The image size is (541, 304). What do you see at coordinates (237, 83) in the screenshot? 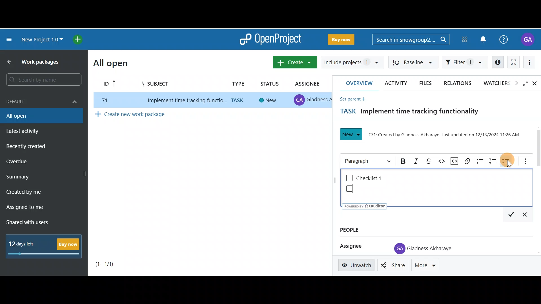
I see `Type` at bounding box center [237, 83].